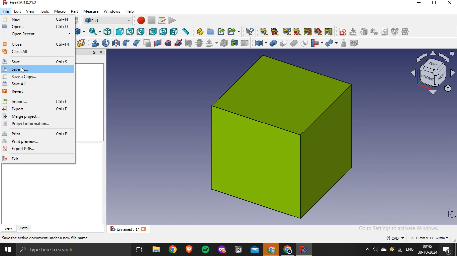 Image resolution: width=457 pixels, height=256 pixels. I want to click on type here to search, so click(67, 250).